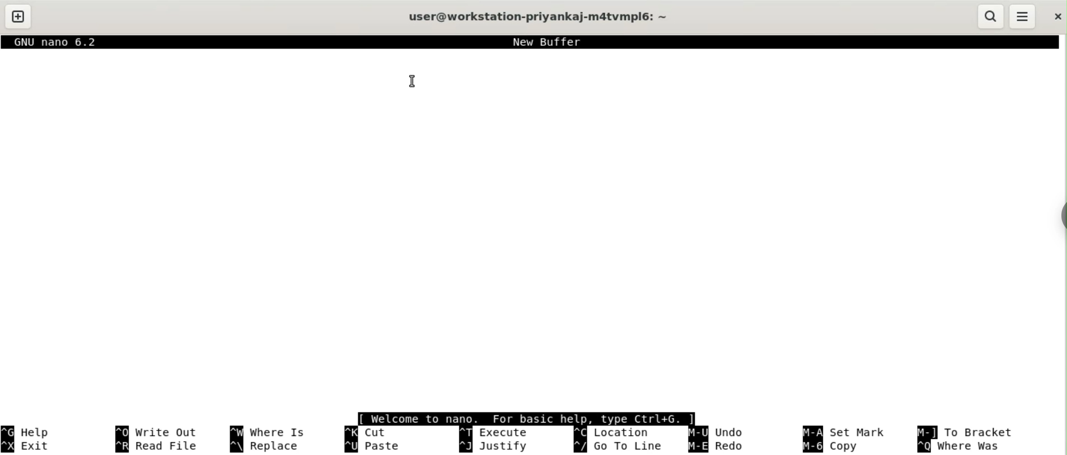 The width and height of the screenshot is (1067, 455). Describe the element at coordinates (612, 432) in the screenshot. I see `location` at that location.